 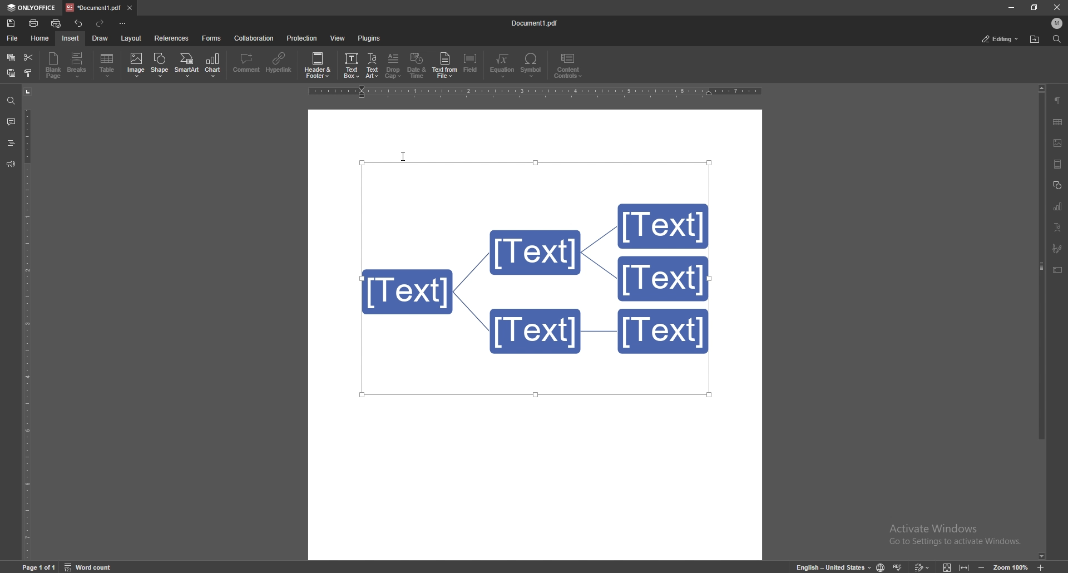 What do you see at coordinates (1058, 226) in the screenshot?
I see `text art` at bounding box center [1058, 226].